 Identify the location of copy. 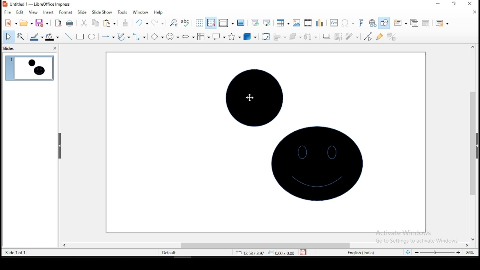
(95, 23).